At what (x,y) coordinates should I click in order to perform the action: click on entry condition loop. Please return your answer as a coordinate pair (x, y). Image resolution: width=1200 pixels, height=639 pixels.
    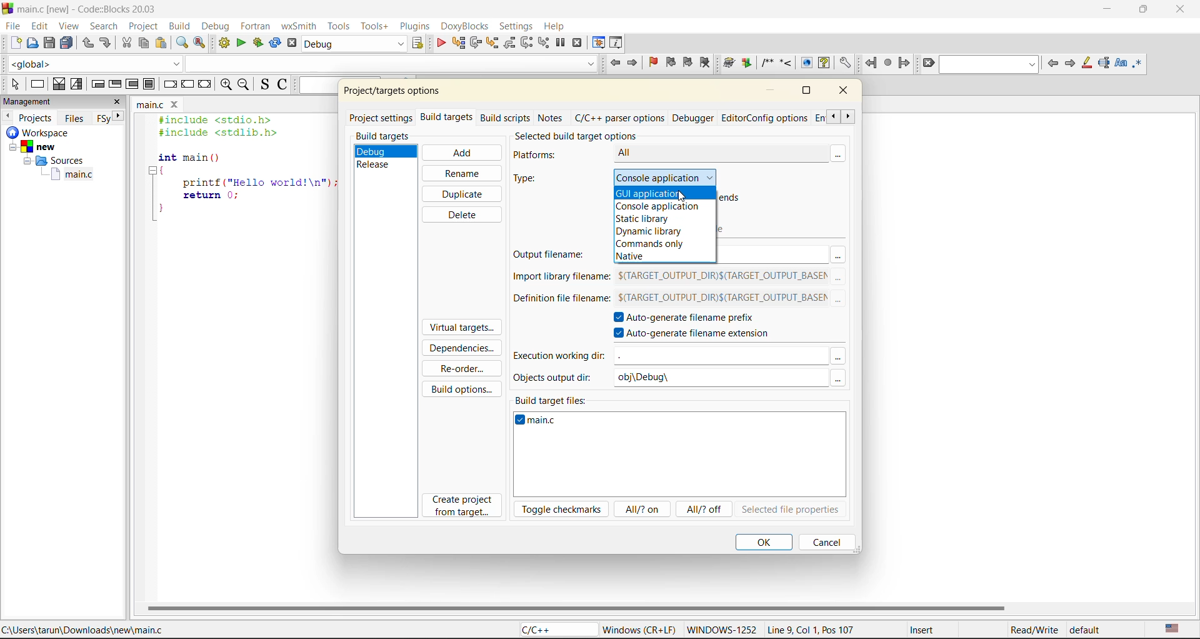
    Looking at the image, I should click on (97, 85).